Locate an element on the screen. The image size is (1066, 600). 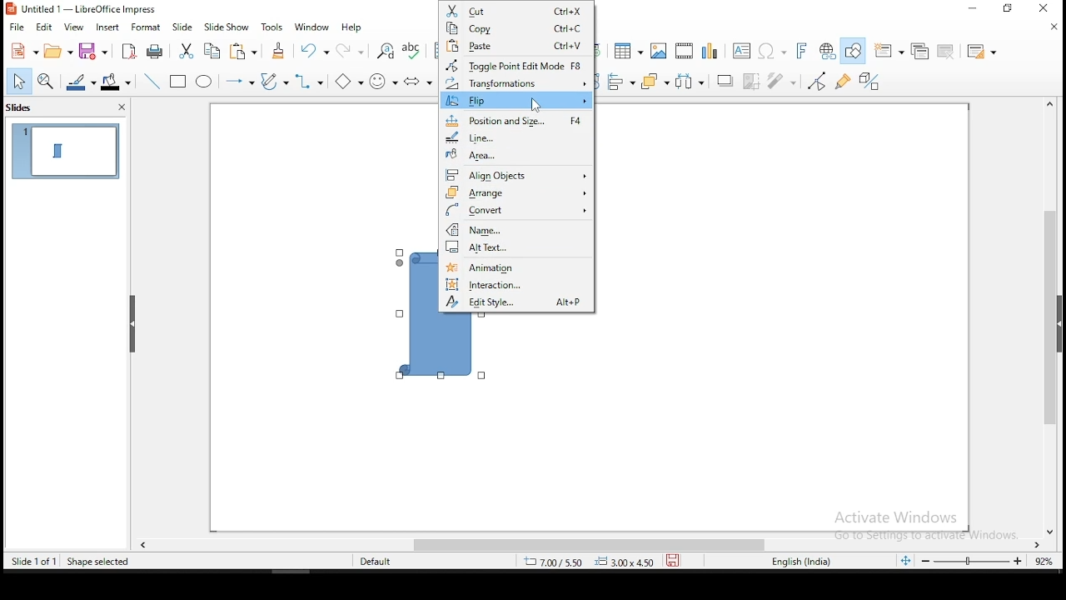
minimize is located at coordinates (969, 11).